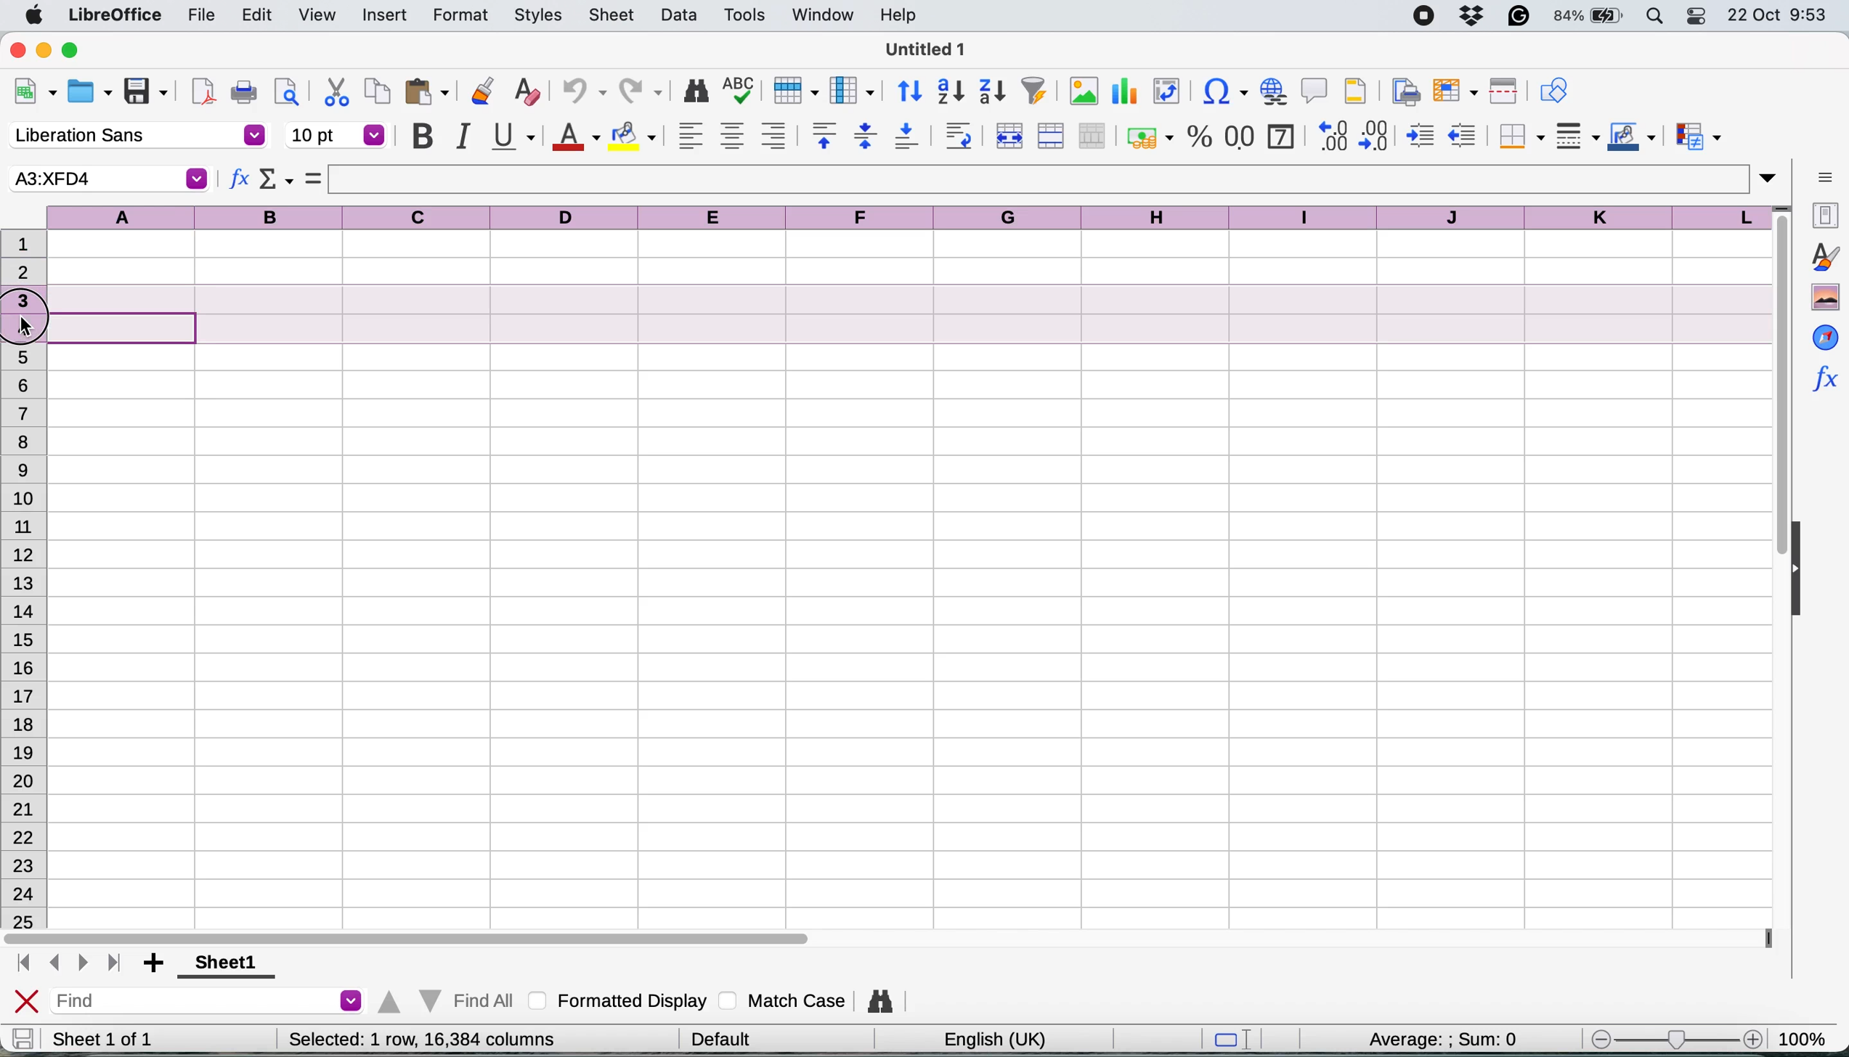  What do you see at coordinates (137, 136) in the screenshot?
I see `font` at bounding box center [137, 136].